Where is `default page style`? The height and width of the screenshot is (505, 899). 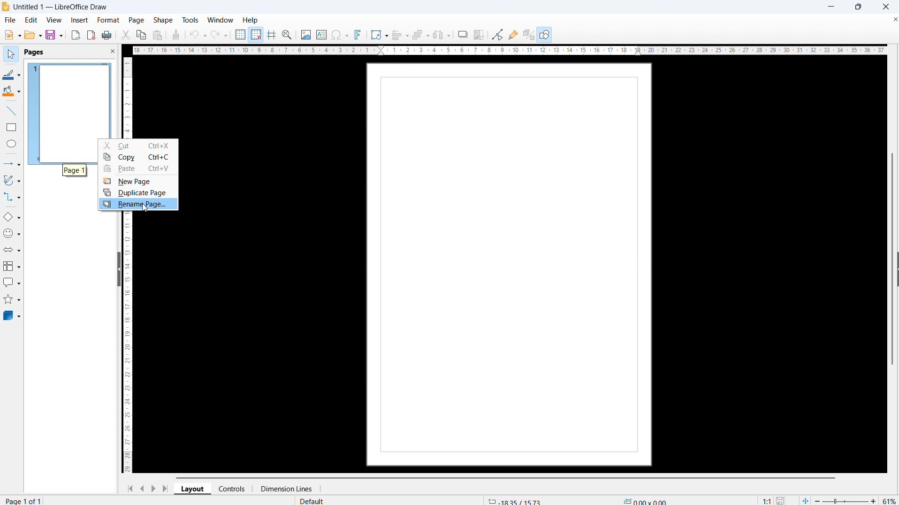
default page style is located at coordinates (312, 501).